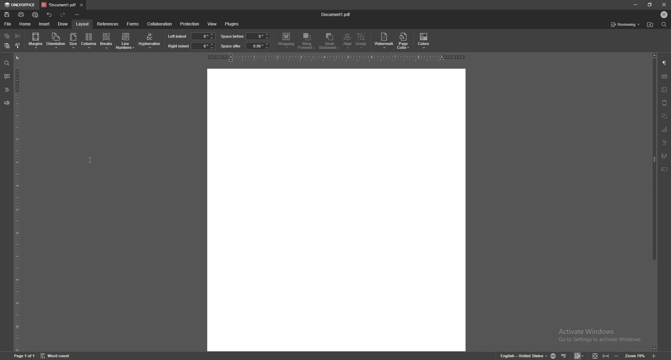  Describe the element at coordinates (108, 23) in the screenshot. I see `references` at that location.